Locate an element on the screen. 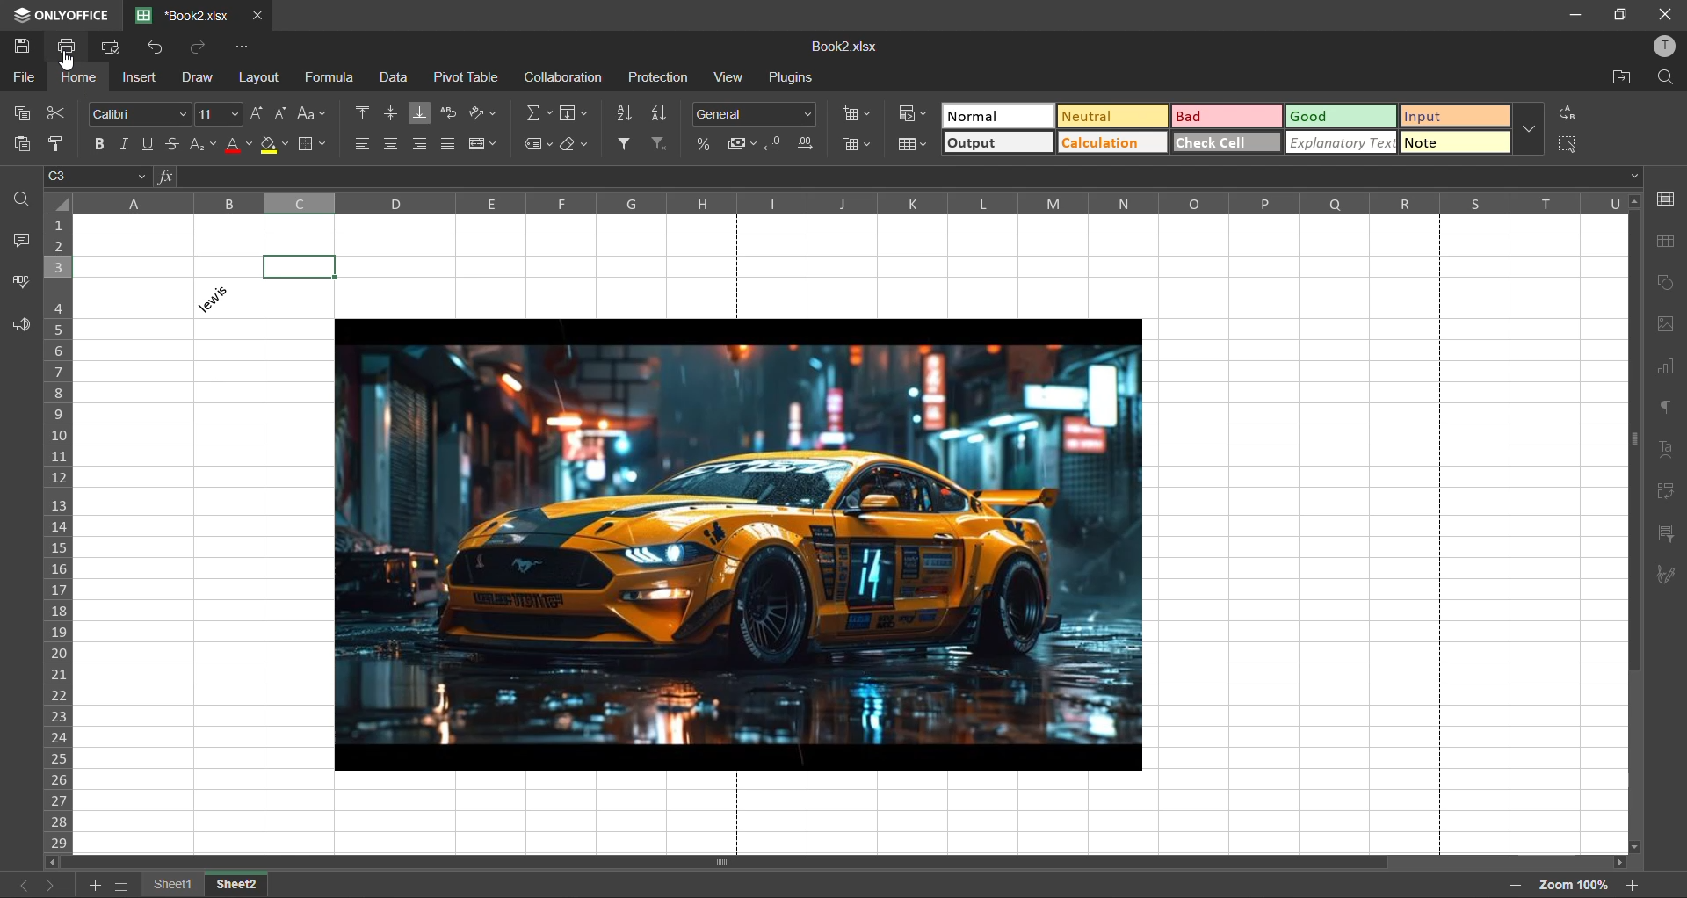 The height and width of the screenshot is (898, 1687). file is located at coordinates (22, 79).